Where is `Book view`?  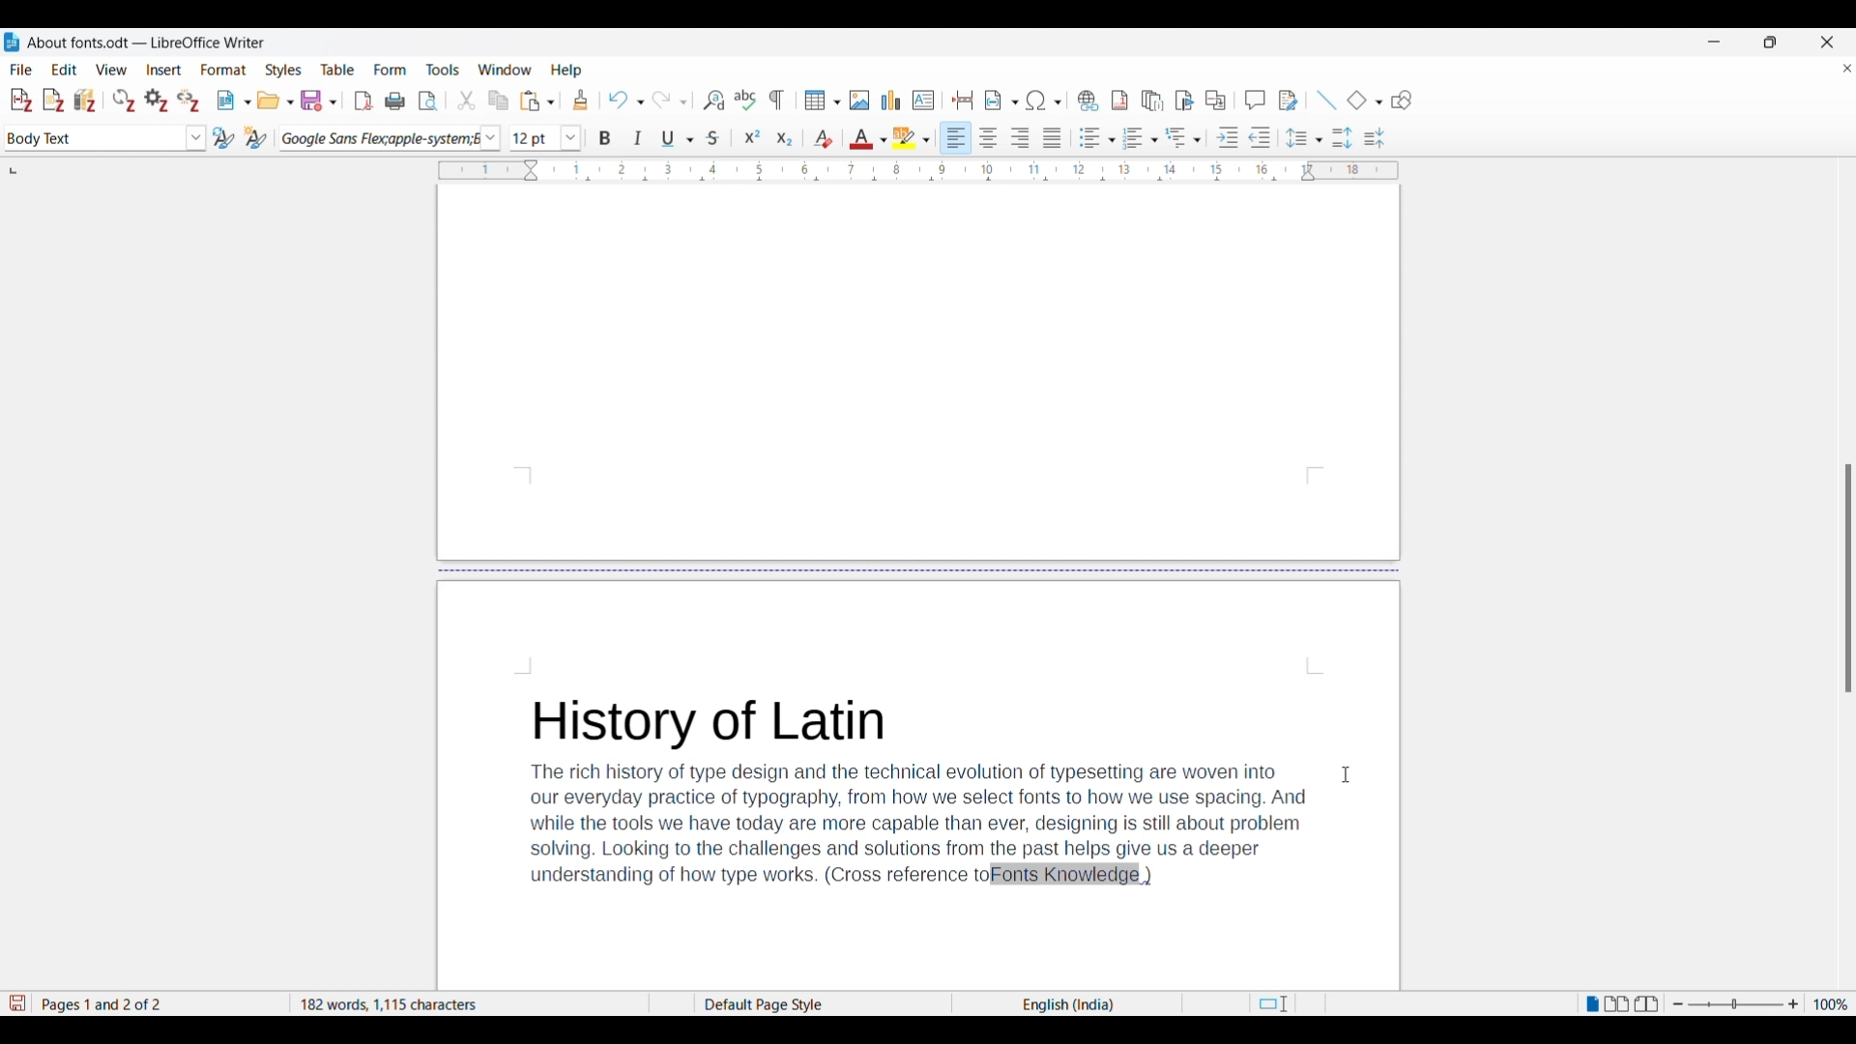 Book view is located at coordinates (1651, 1004).